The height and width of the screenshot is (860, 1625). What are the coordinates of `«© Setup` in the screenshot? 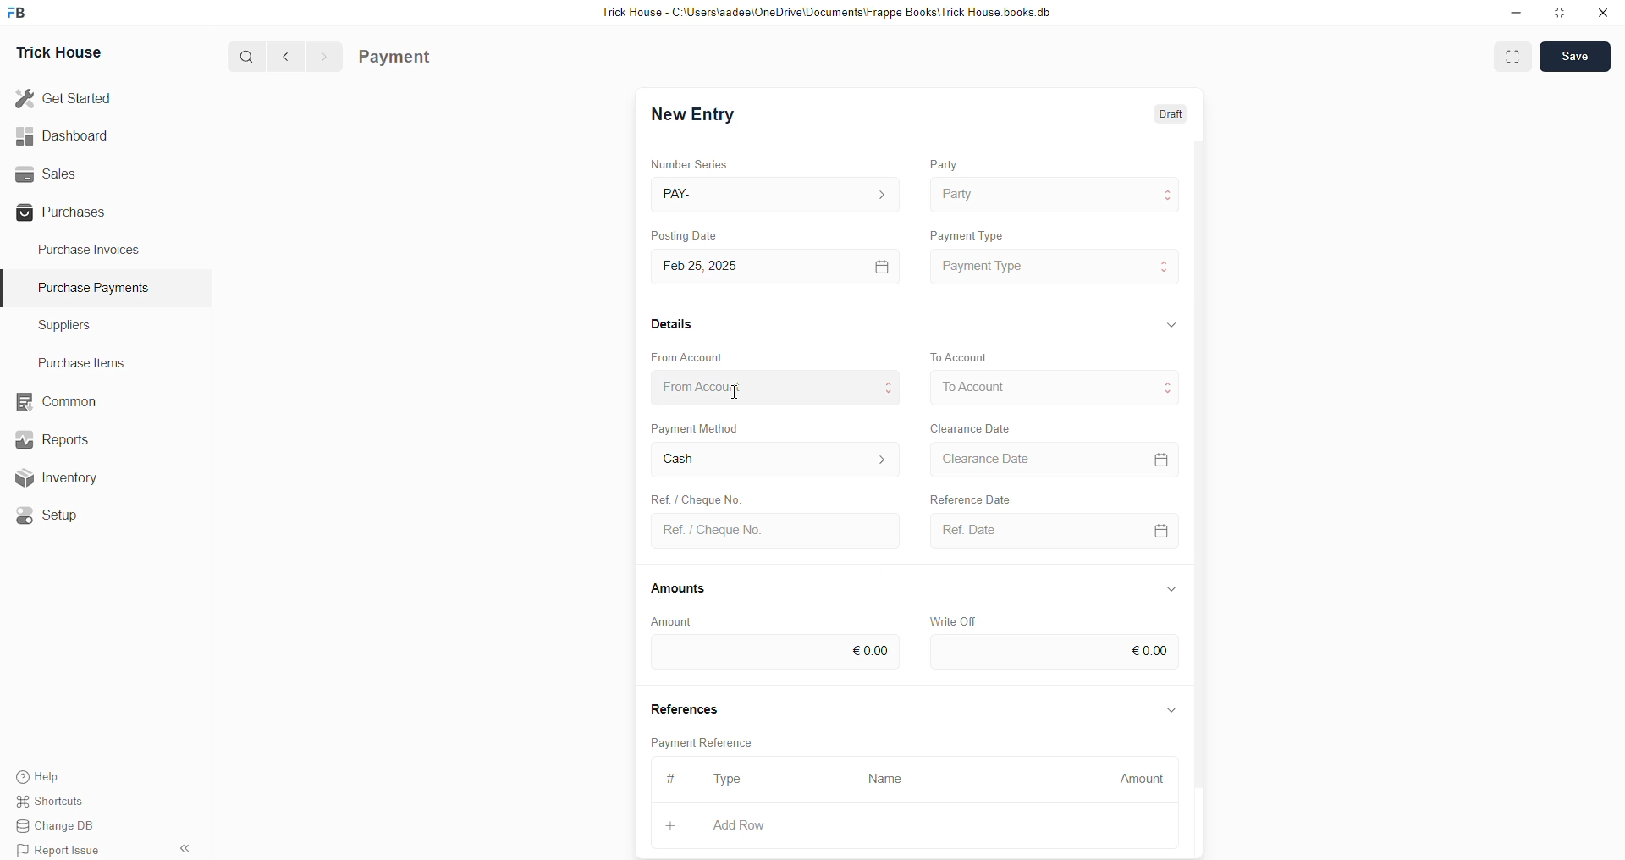 It's located at (52, 515).